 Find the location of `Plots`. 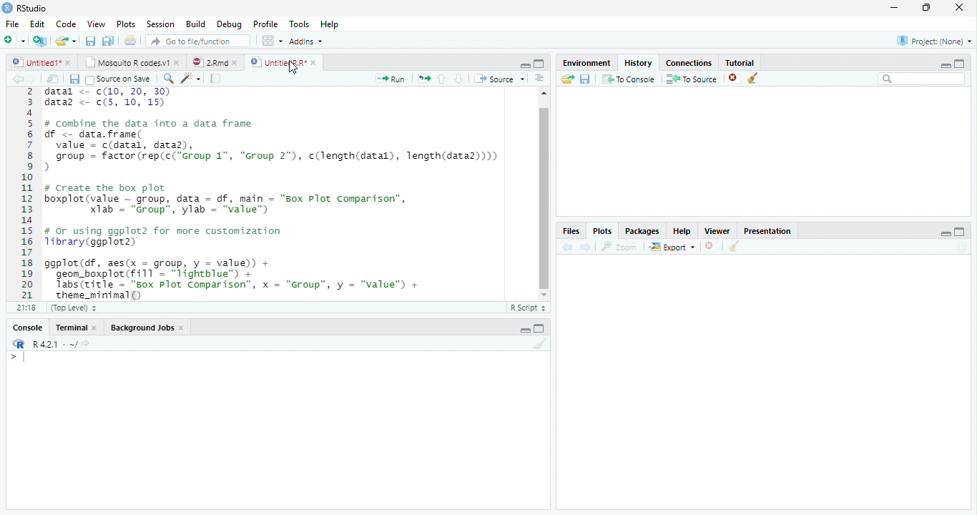

Plots is located at coordinates (602, 231).